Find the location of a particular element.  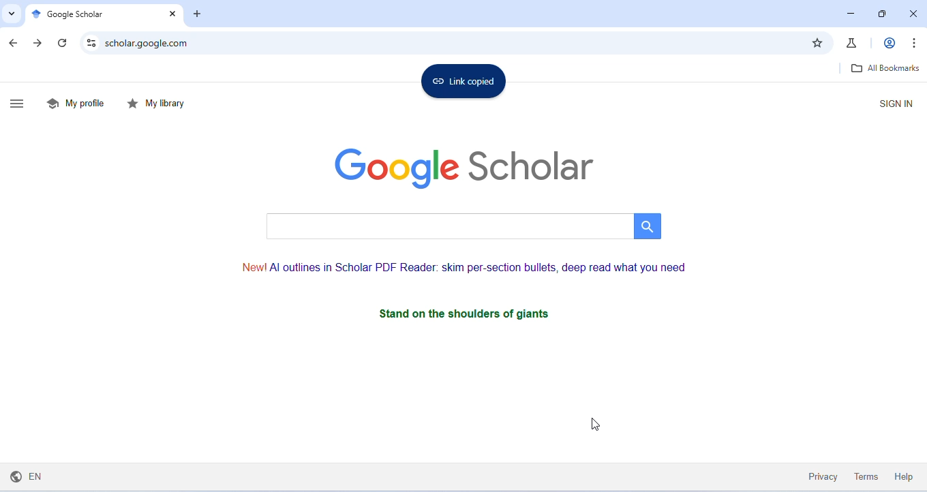

refresh is located at coordinates (62, 44).